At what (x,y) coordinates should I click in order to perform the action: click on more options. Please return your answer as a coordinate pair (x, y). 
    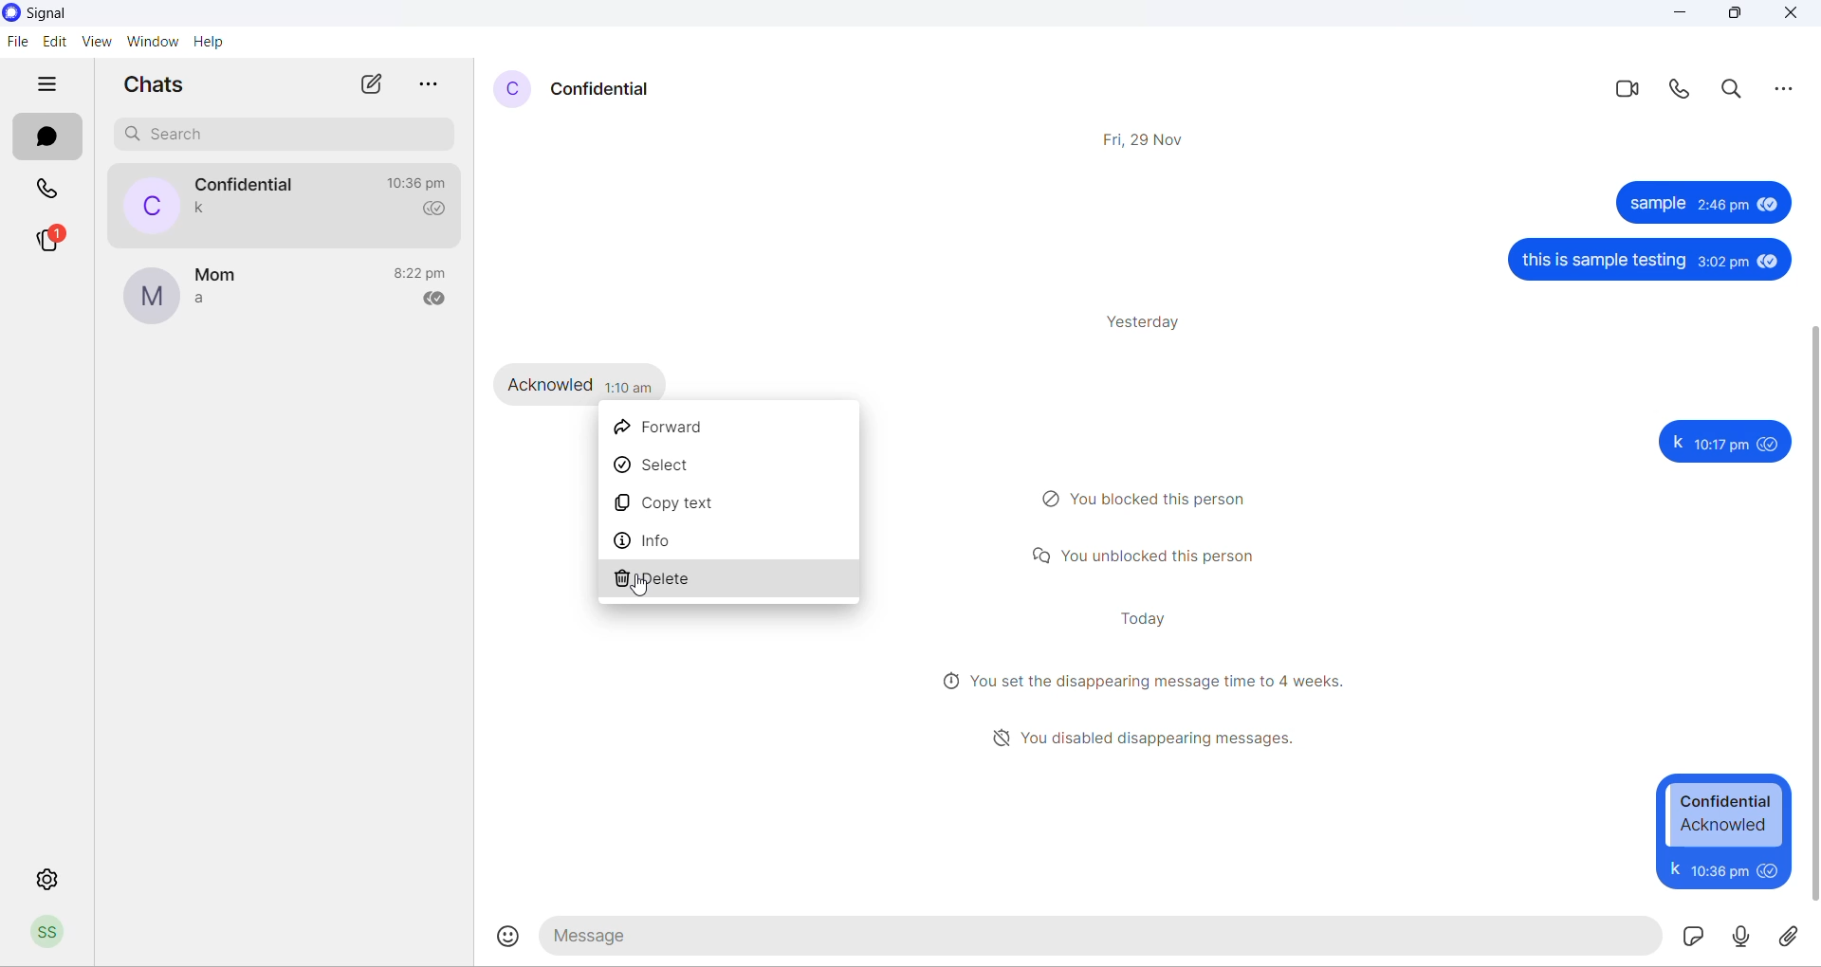
    Looking at the image, I should click on (439, 82).